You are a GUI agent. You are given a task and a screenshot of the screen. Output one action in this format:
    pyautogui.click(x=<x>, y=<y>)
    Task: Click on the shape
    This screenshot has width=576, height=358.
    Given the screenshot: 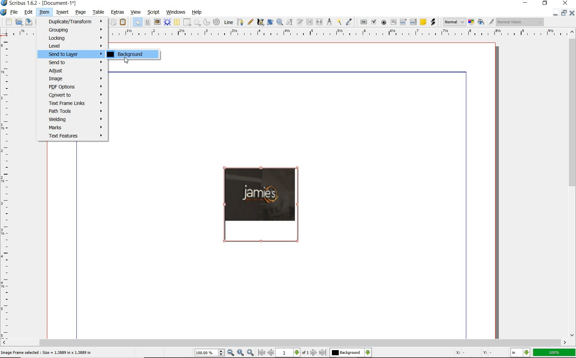 What is the action you would take?
    pyautogui.click(x=188, y=22)
    